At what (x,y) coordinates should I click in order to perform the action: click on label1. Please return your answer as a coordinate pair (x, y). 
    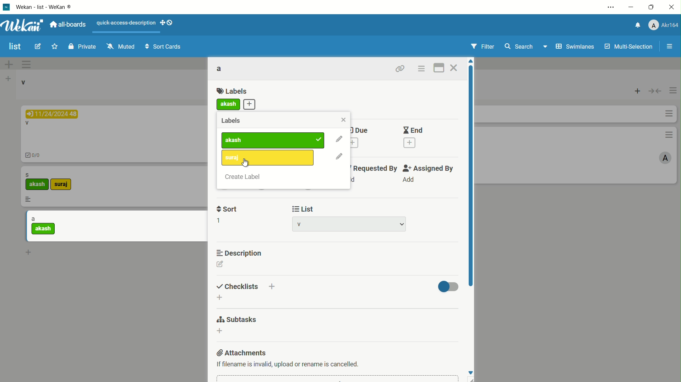
    Looking at the image, I should click on (233, 139).